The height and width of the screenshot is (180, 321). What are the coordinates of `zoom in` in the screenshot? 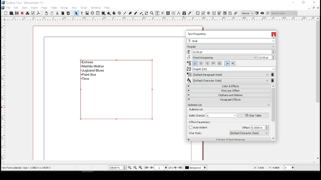 It's located at (140, 168).